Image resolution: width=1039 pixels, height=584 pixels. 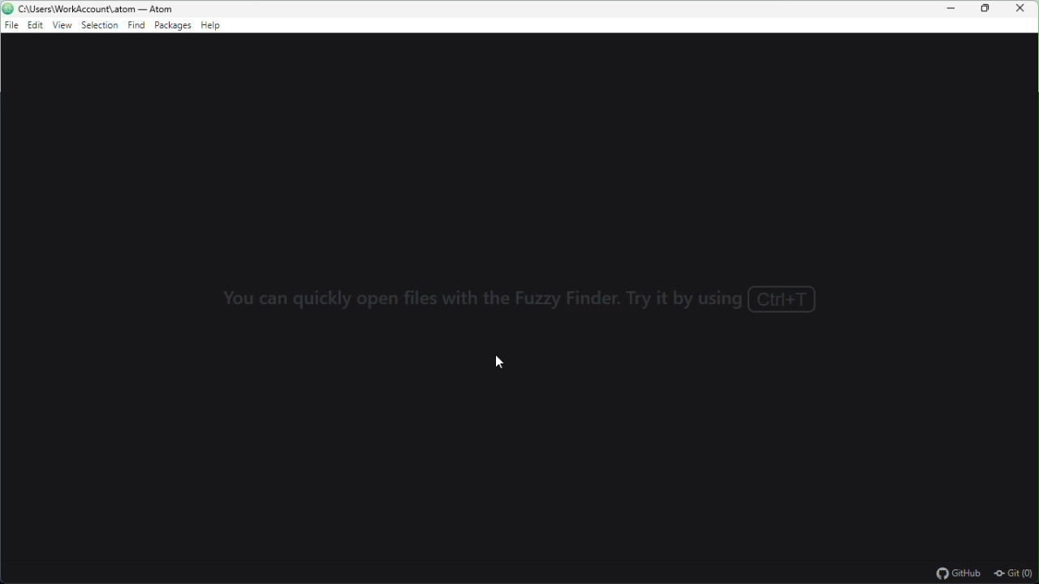 What do you see at coordinates (522, 299) in the screenshot?
I see `You can quickly open files with the fuzzy finder` at bounding box center [522, 299].